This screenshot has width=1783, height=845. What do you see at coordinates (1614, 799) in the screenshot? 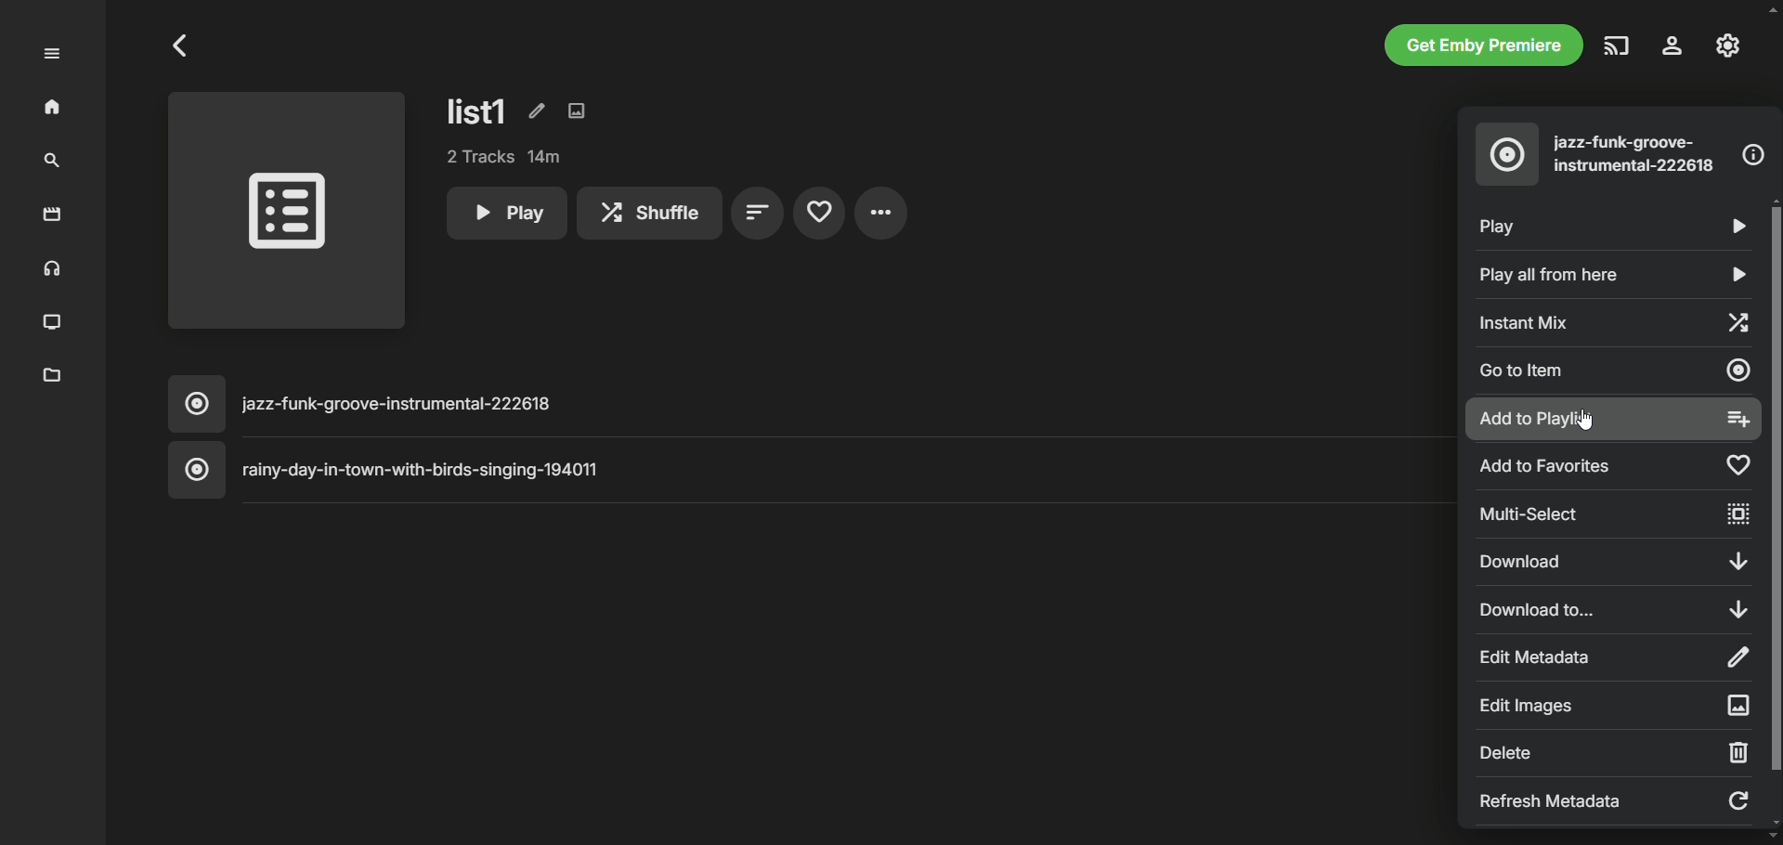
I see `refresh metadata` at bounding box center [1614, 799].